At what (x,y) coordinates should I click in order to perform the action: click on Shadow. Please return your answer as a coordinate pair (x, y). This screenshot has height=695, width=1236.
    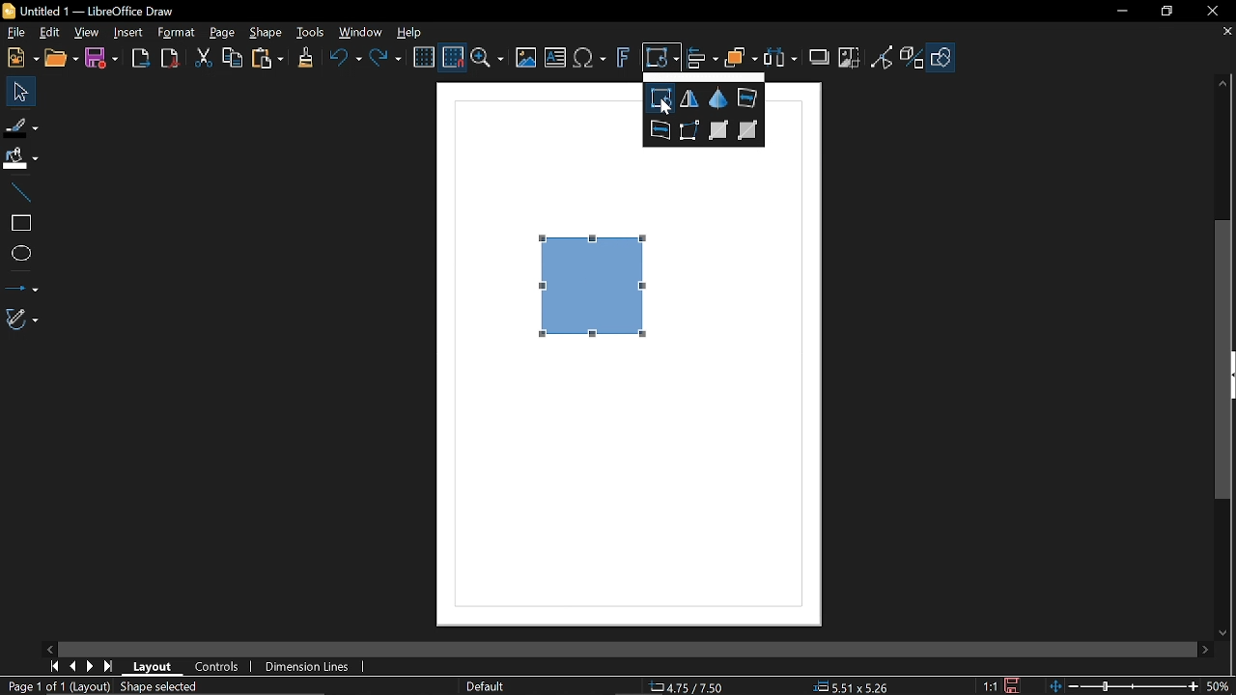
    Looking at the image, I should click on (817, 56).